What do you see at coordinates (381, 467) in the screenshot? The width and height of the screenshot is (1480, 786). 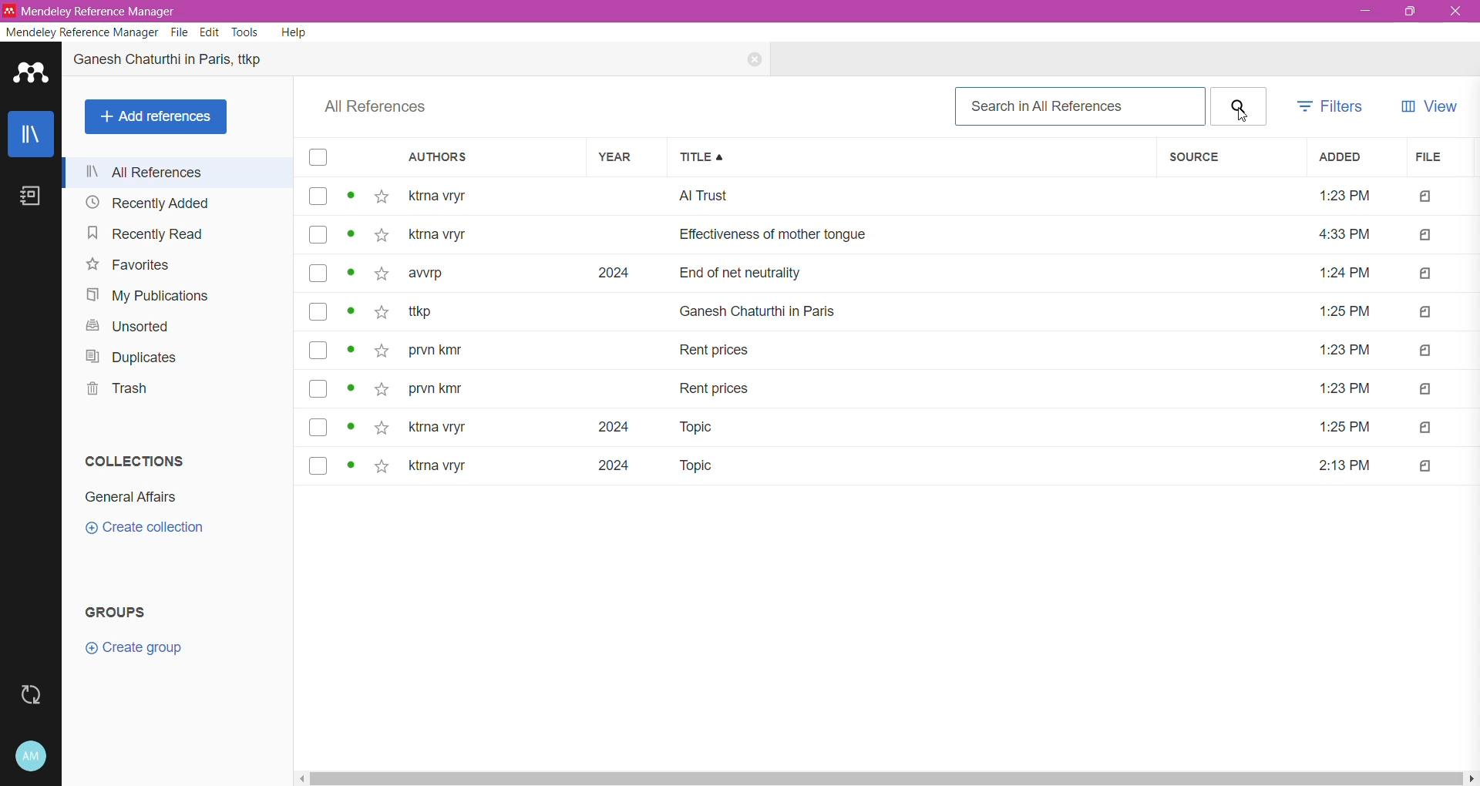 I see `add to favorites` at bounding box center [381, 467].